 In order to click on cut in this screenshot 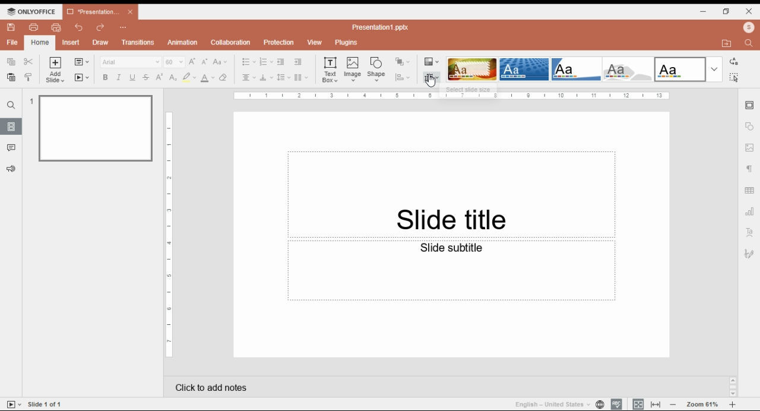, I will do `click(29, 61)`.